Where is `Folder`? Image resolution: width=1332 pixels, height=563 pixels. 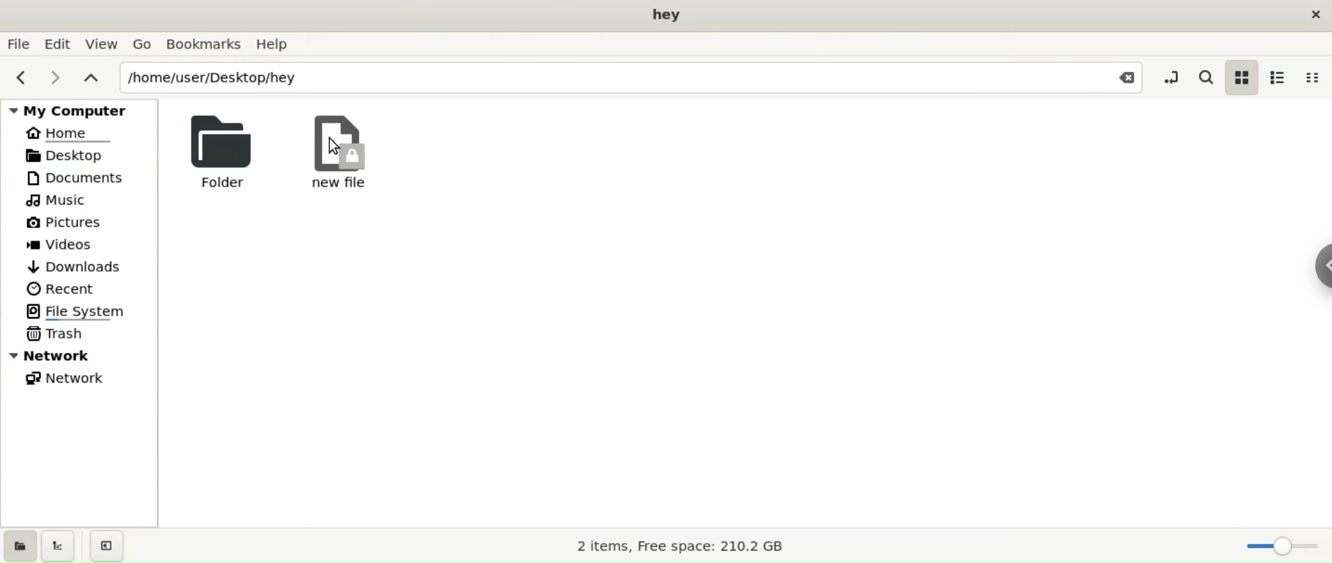
Folder is located at coordinates (217, 150).